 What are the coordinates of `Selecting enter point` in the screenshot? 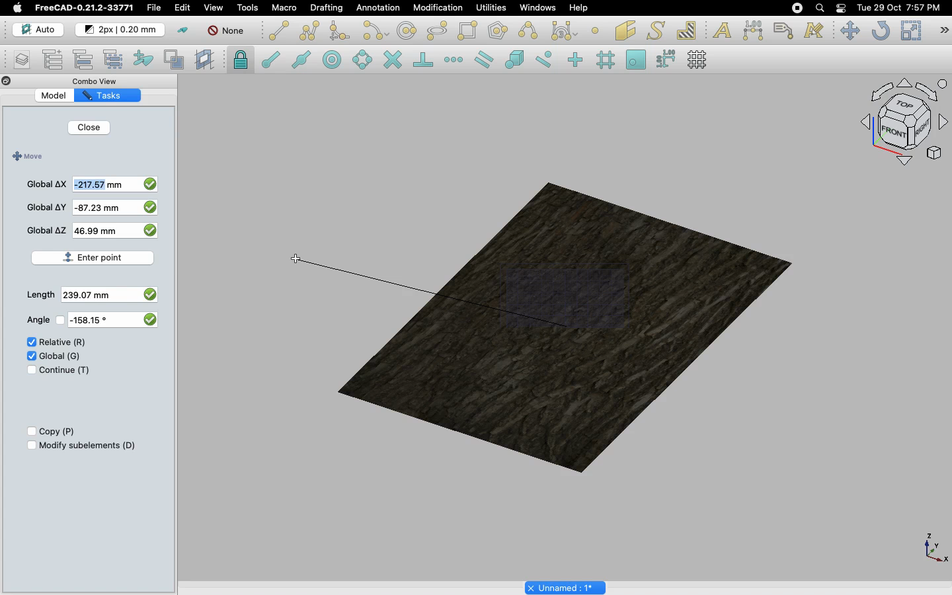 It's located at (95, 258).